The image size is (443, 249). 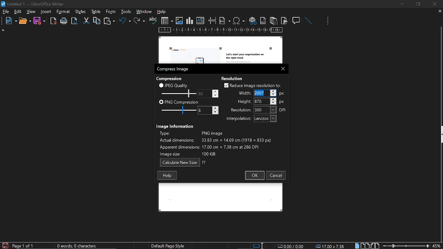 I want to click on multiple page view, so click(x=365, y=246).